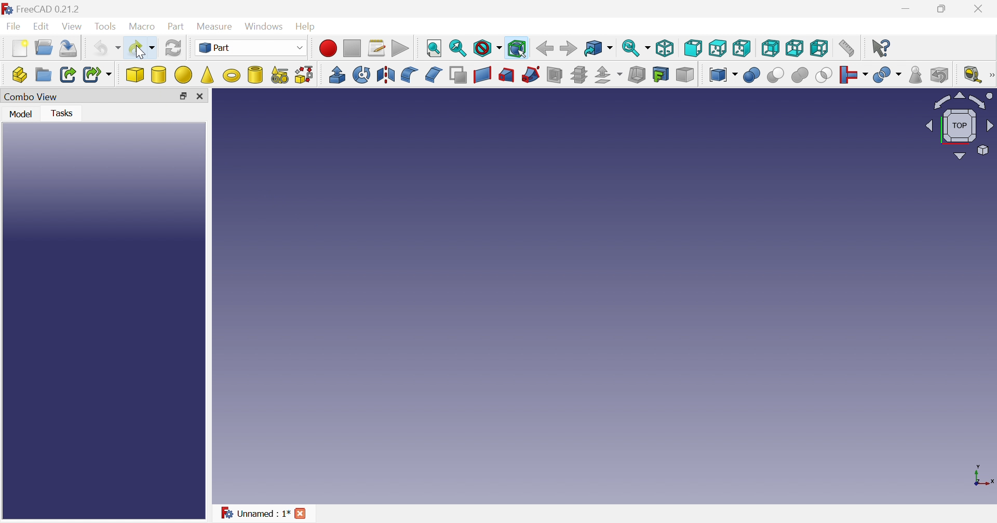 Image resolution: width=997 pixels, height=523 pixels. I want to click on Make link, so click(68, 75).